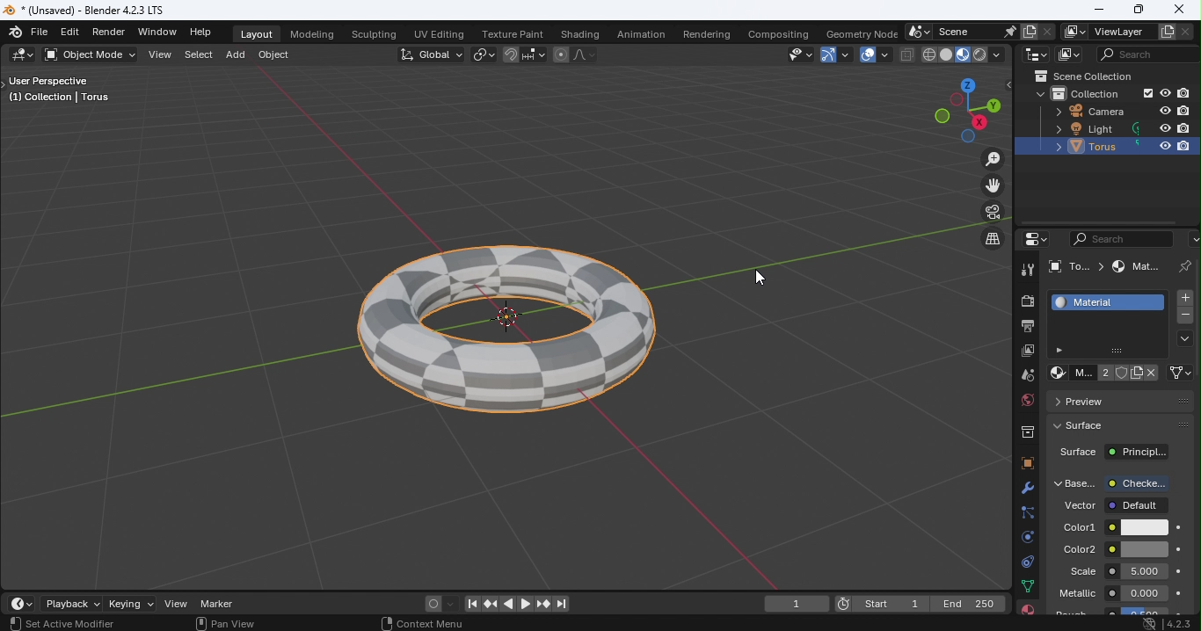 The width and height of the screenshot is (1201, 631). I want to click on User perspective, so click(57, 91).